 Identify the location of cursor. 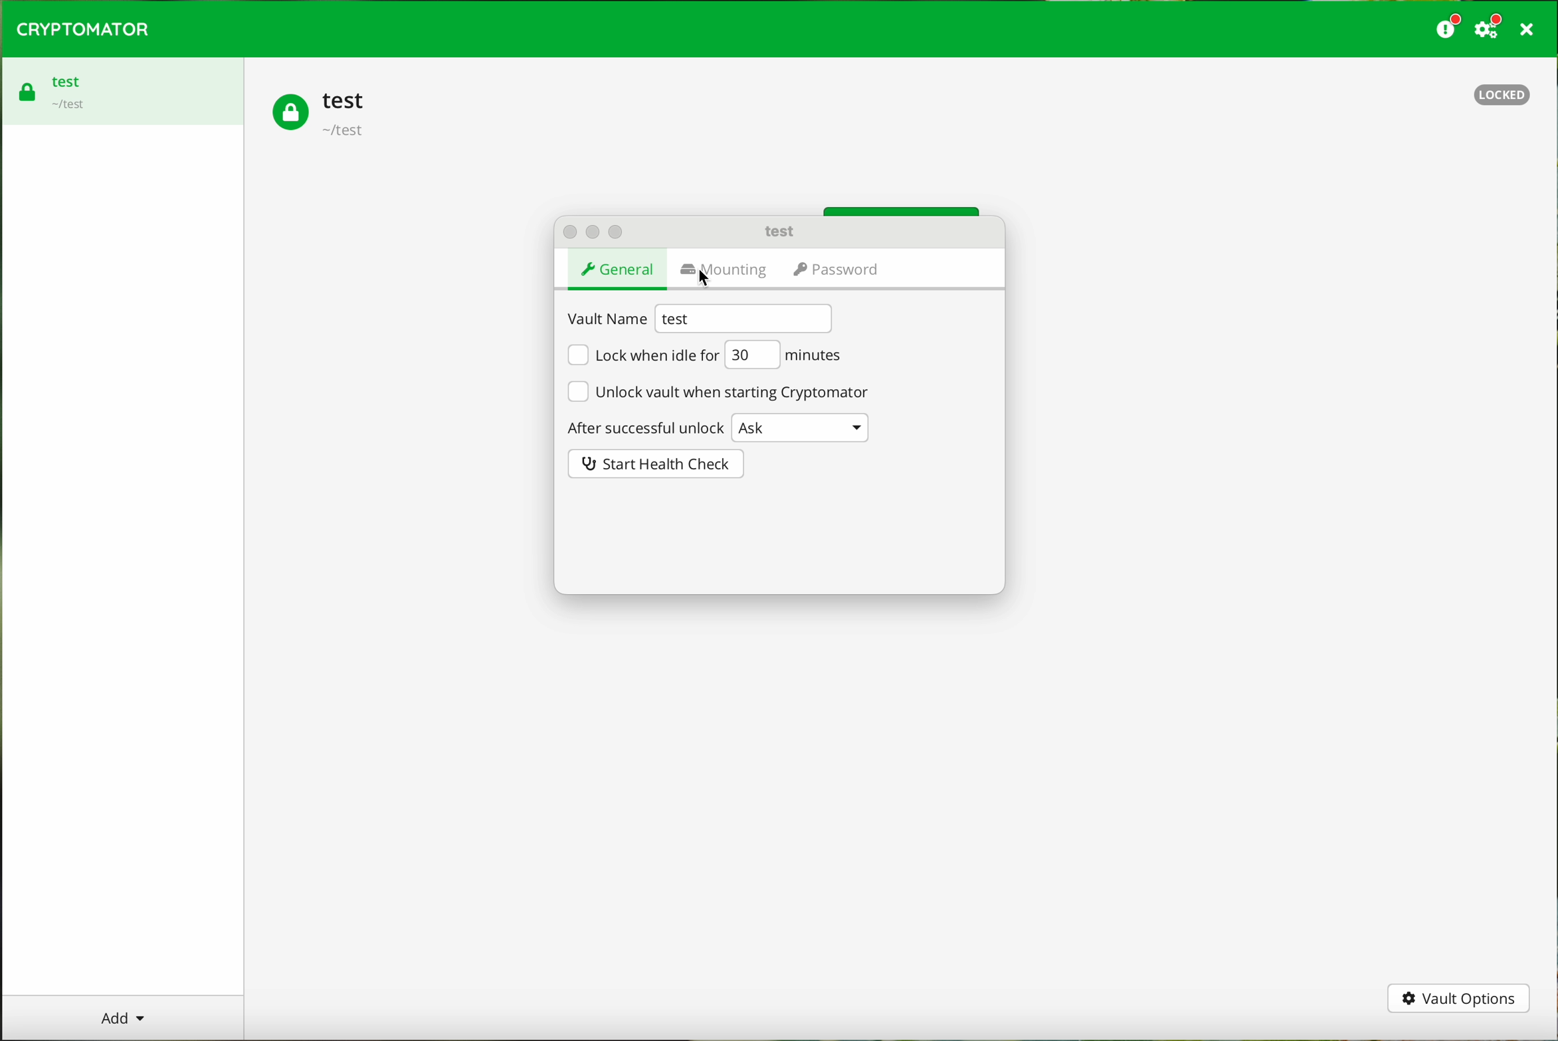
(704, 280).